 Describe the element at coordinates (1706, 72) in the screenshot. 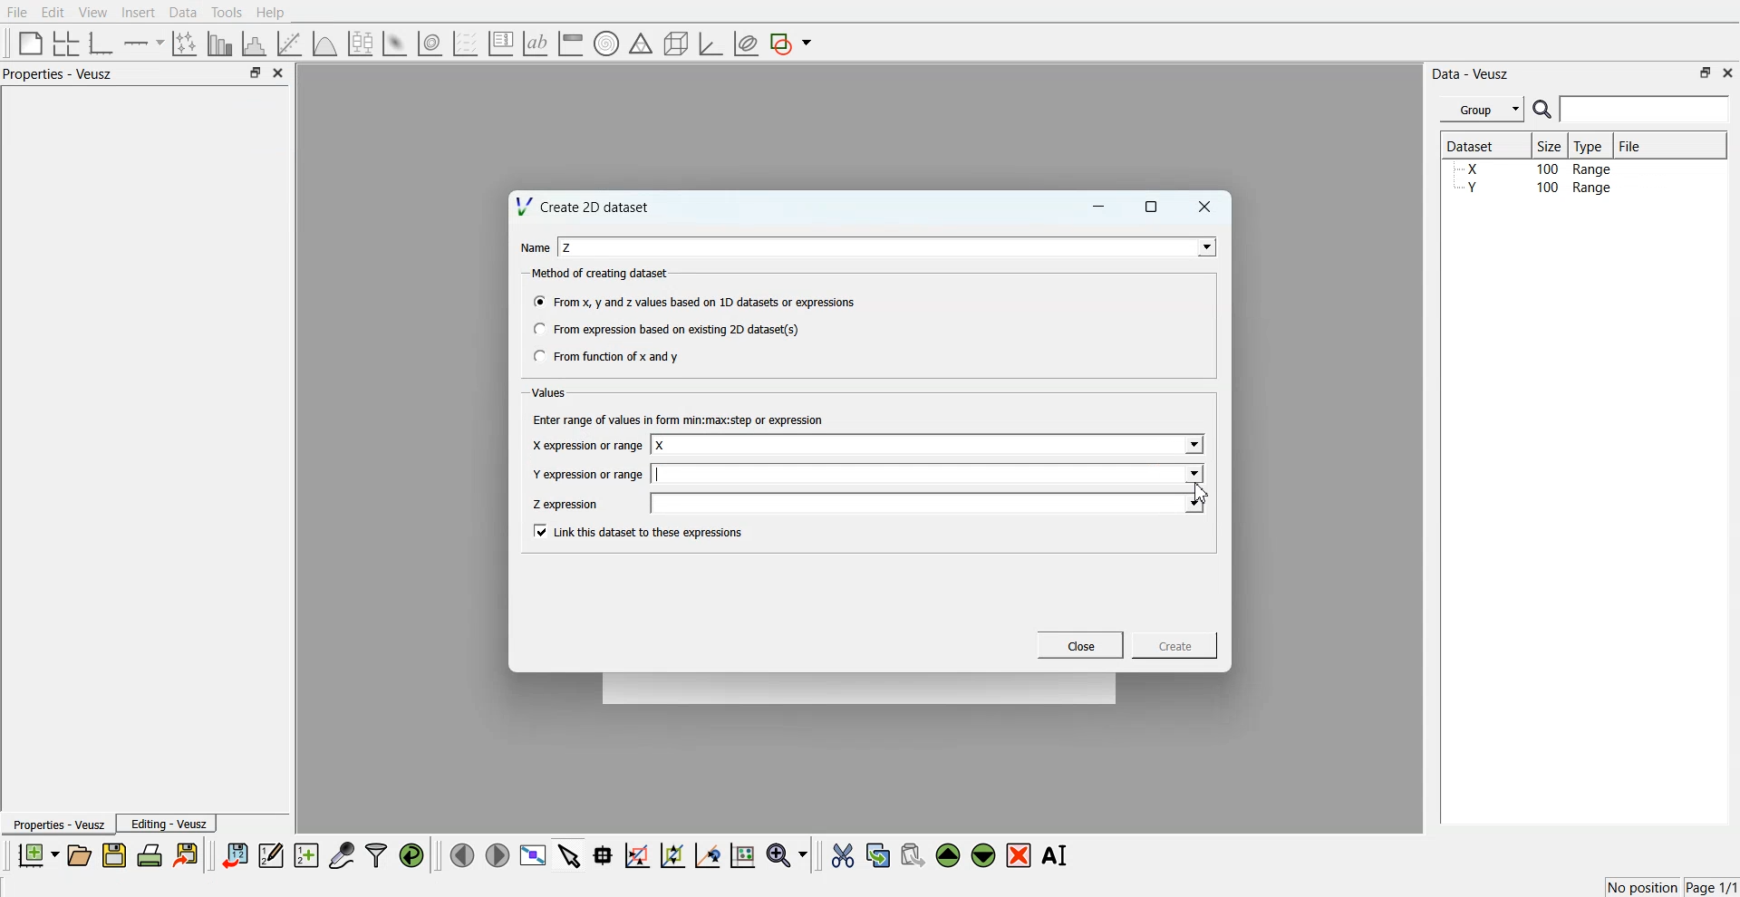

I see `Maximize` at that location.